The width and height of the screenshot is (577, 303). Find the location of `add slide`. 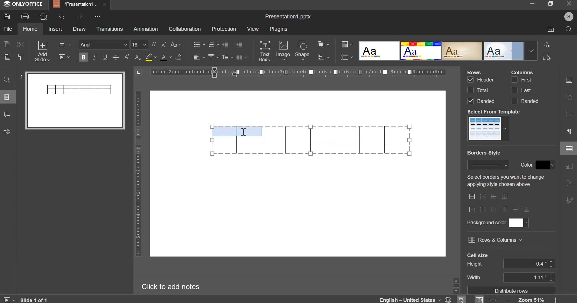

add slide is located at coordinates (43, 52).